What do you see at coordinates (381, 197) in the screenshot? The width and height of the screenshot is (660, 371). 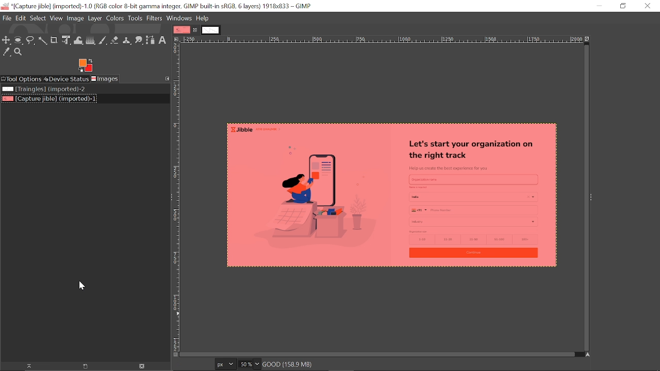 I see `"GOOD" Layer added` at bounding box center [381, 197].